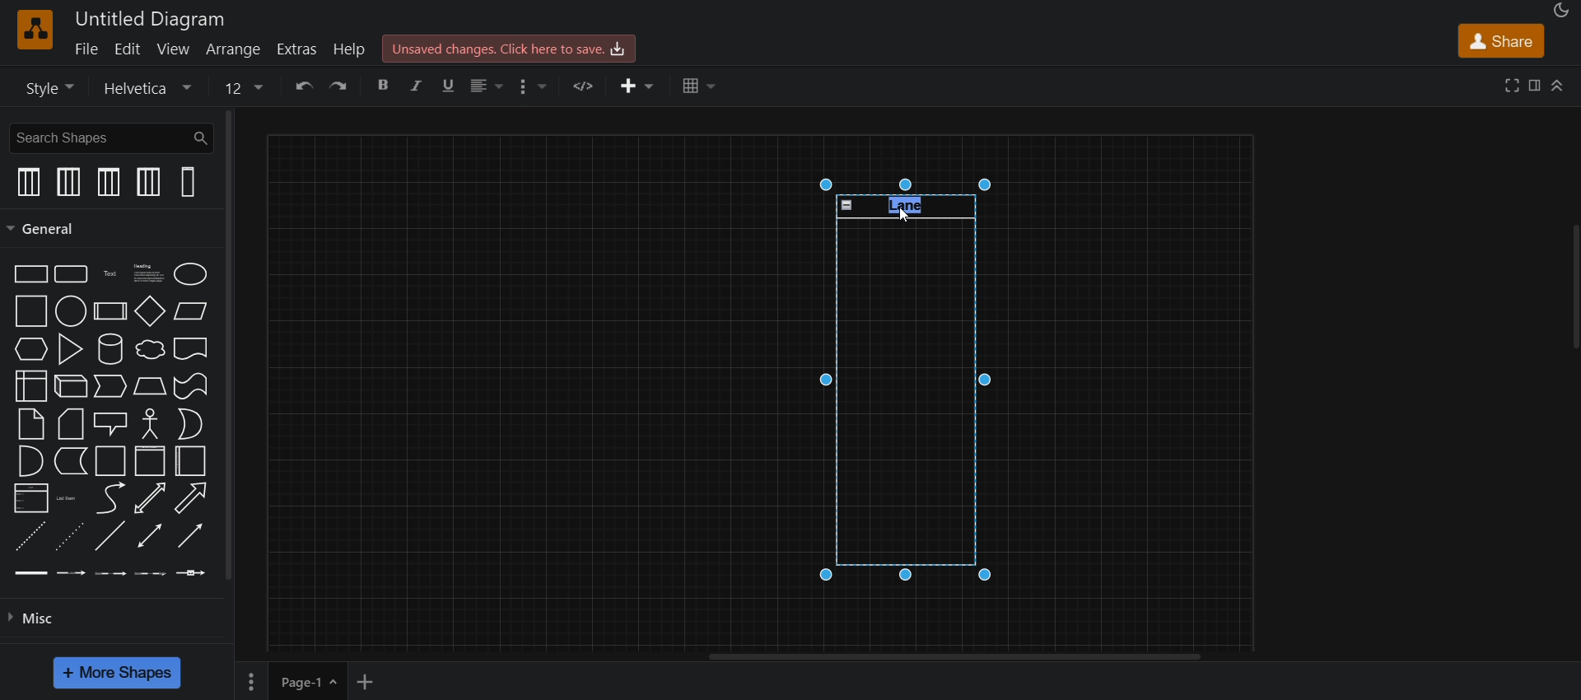 This screenshot has height=700, width=1581. Describe the element at coordinates (1560, 82) in the screenshot. I see `collapase/expand ` at that location.